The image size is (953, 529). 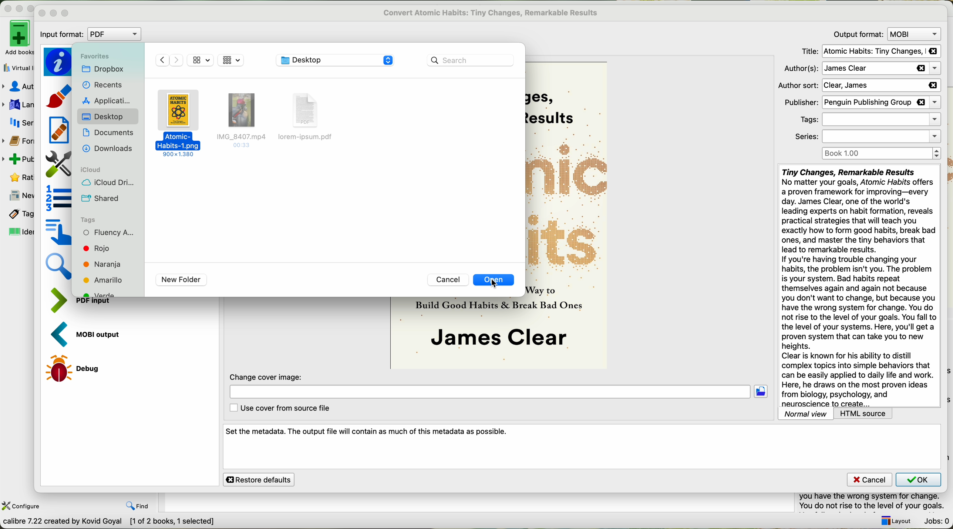 I want to click on look and feel, so click(x=60, y=95).